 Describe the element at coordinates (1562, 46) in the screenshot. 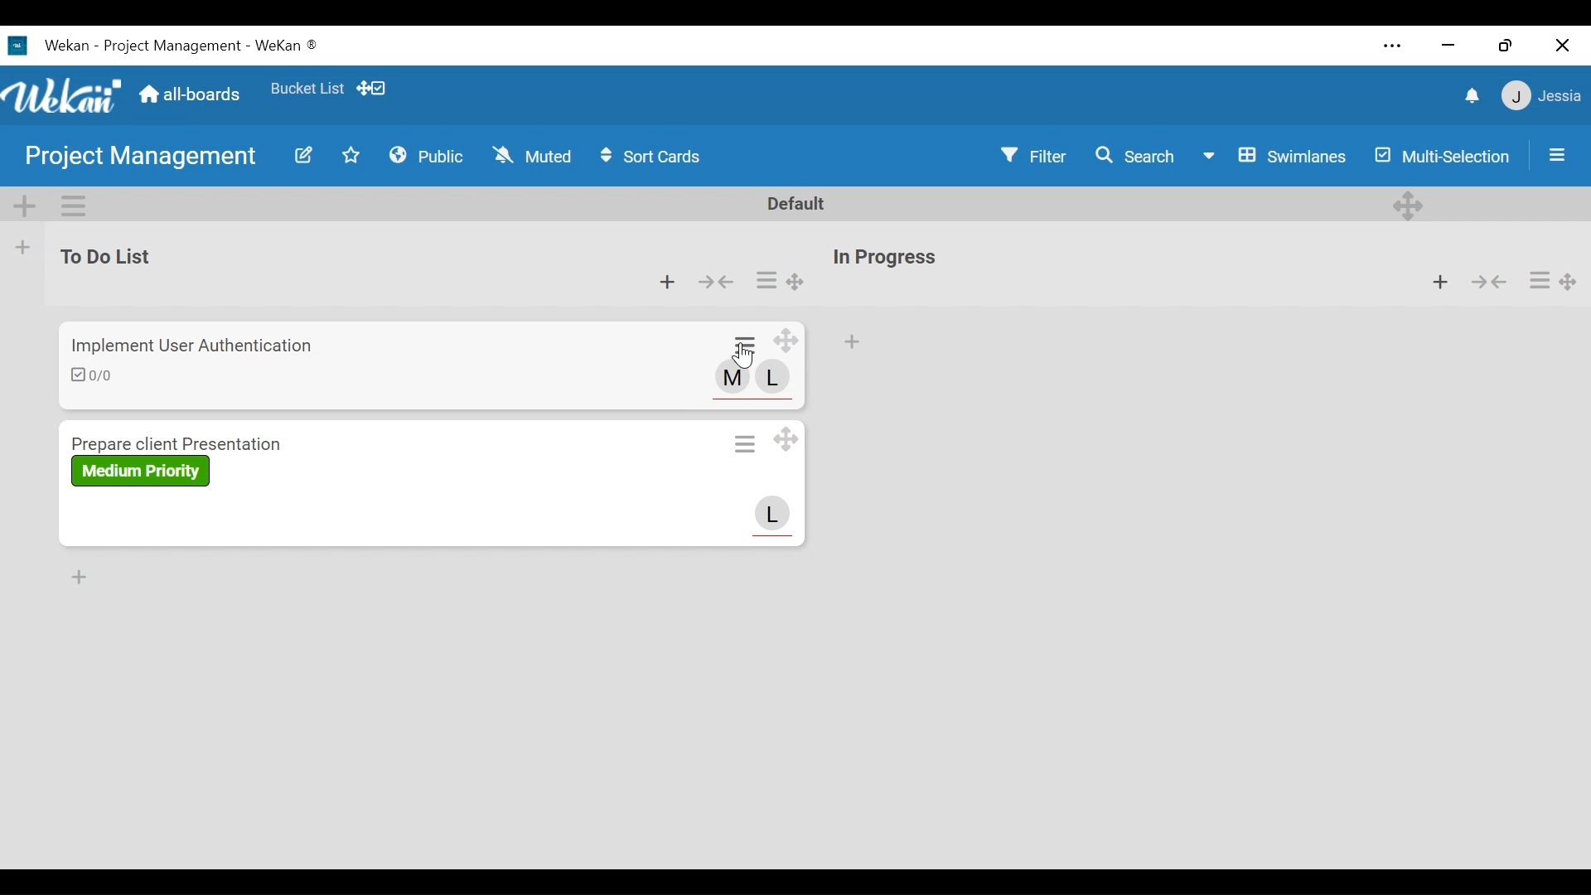

I see `close` at that location.